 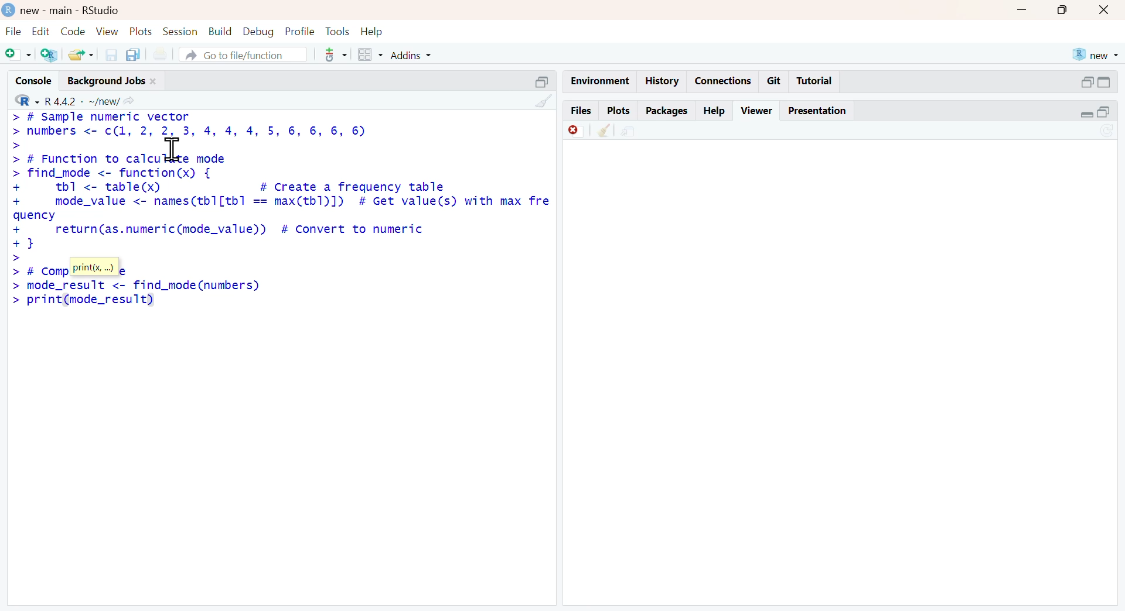 I want to click on minimise, so click(x=1022, y=11).